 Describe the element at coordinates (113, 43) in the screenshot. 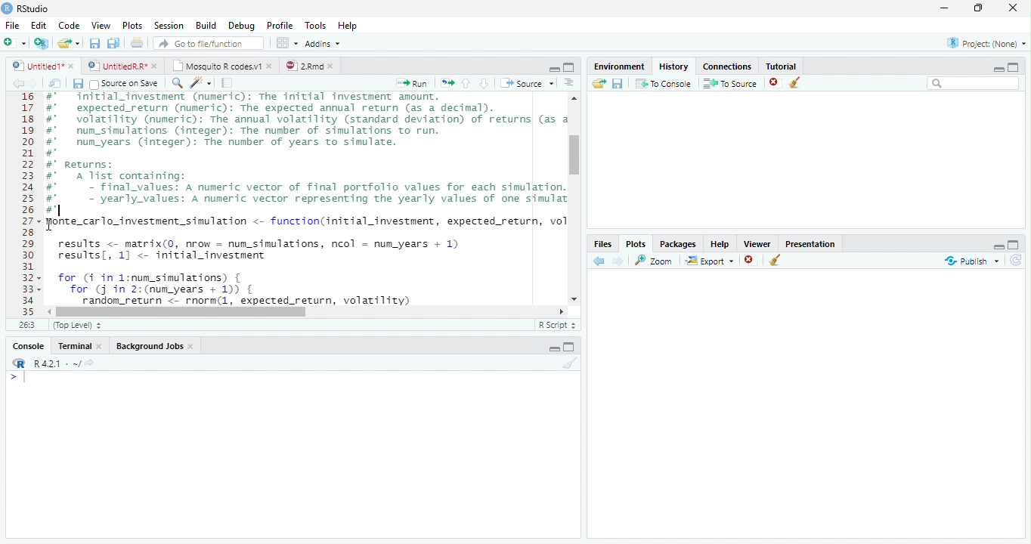

I see `Save all open files` at that location.